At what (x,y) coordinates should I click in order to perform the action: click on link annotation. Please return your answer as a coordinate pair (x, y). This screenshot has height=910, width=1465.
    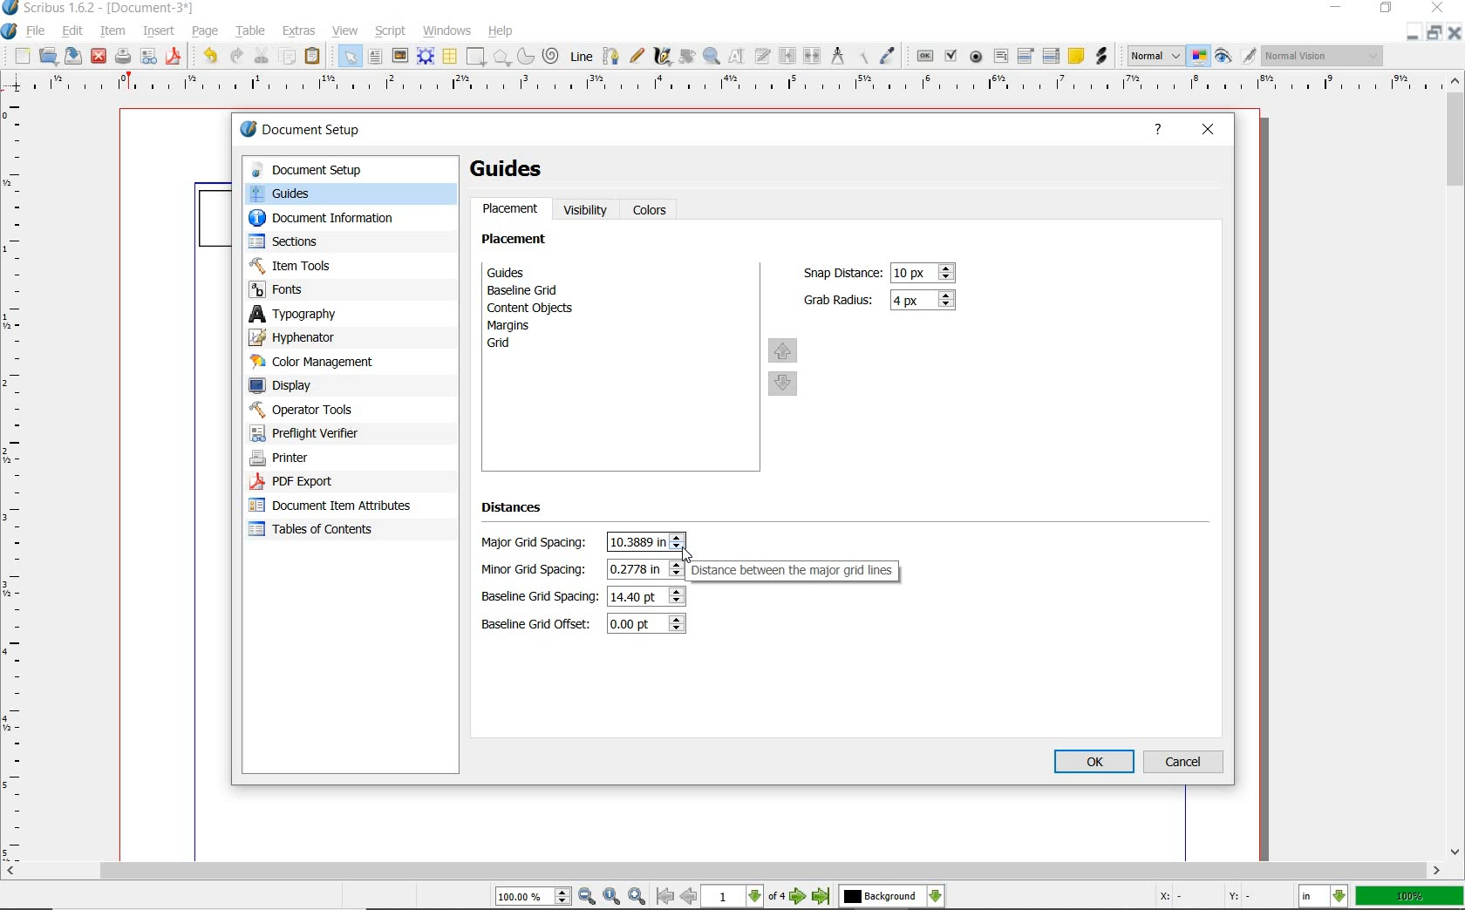
    Looking at the image, I should click on (1104, 58).